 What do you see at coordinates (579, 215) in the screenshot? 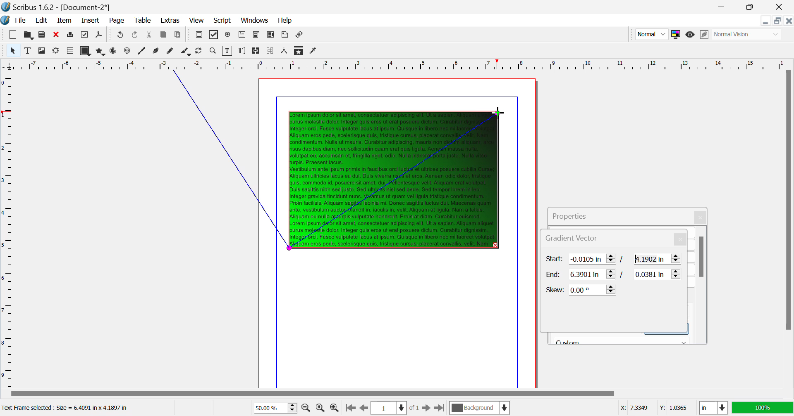
I see `Properties` at bounding box center [579, 215].